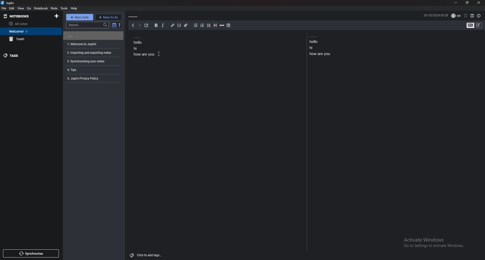 Image resolution: width=485 pixels, height=260 pixels. Describe the element at coordinates (79, 17) in the screenshot. I see `new note` at that location.